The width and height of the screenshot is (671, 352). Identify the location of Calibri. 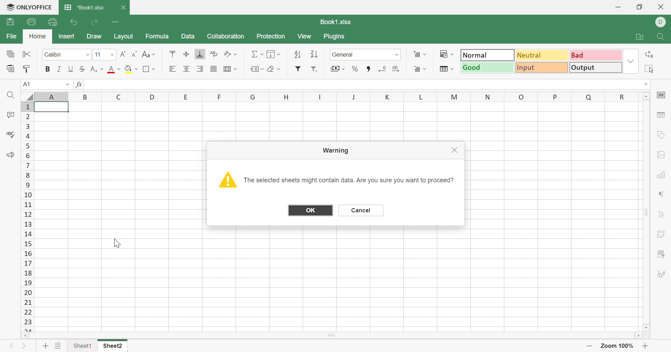
(53, 54).